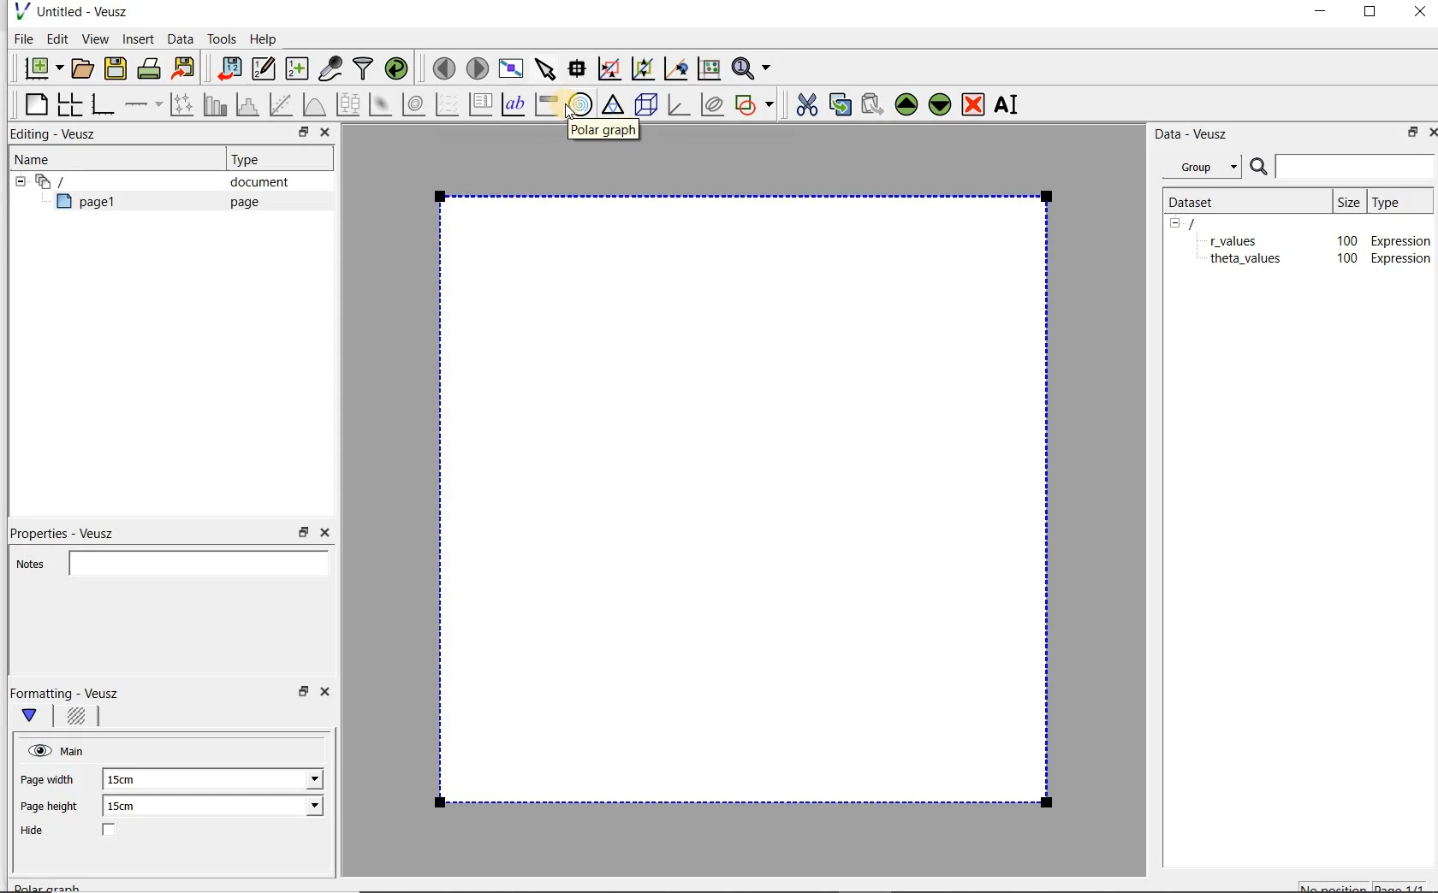 This screenshot has height=893, width=1438. What do you see at coordinates (48, 777) in the screenshot?
I see `Page width` at bounding box center [48, 777].